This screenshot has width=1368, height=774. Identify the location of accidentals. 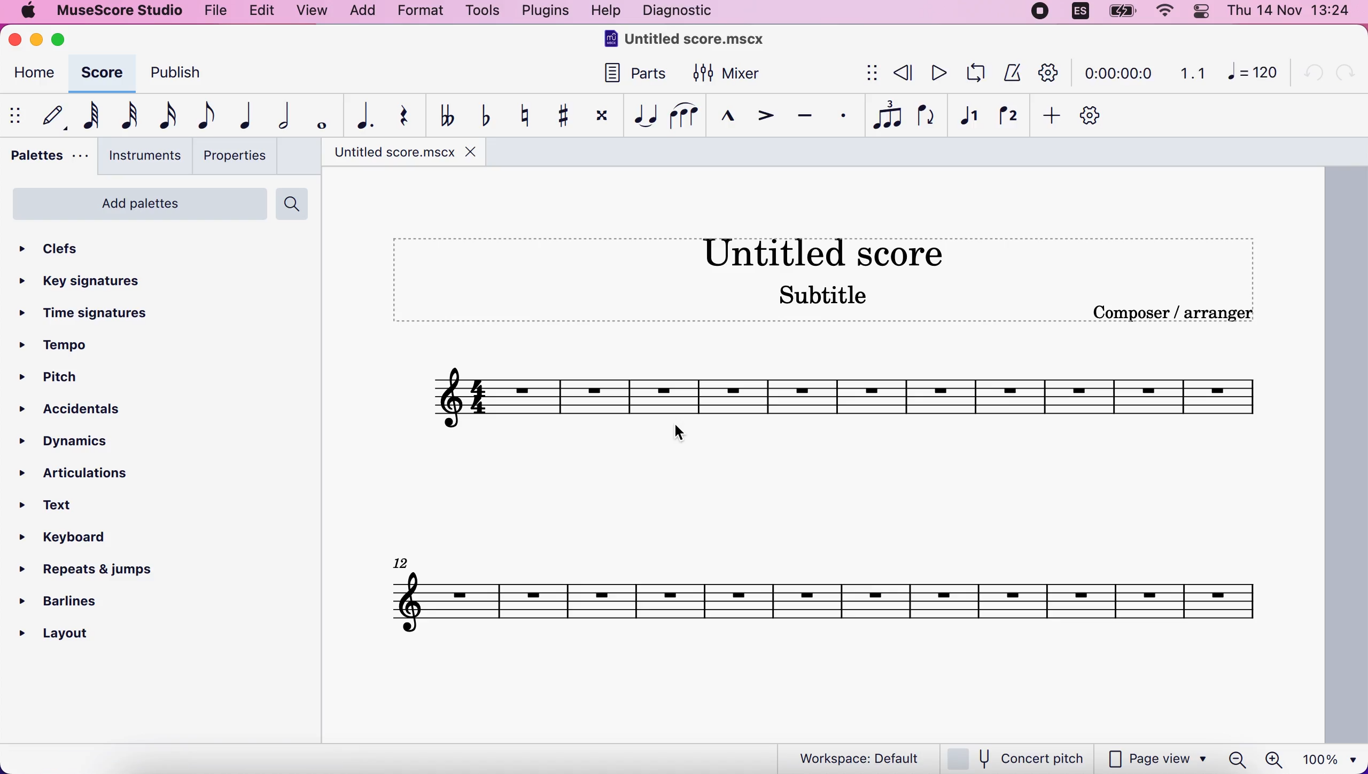
(81, 412).